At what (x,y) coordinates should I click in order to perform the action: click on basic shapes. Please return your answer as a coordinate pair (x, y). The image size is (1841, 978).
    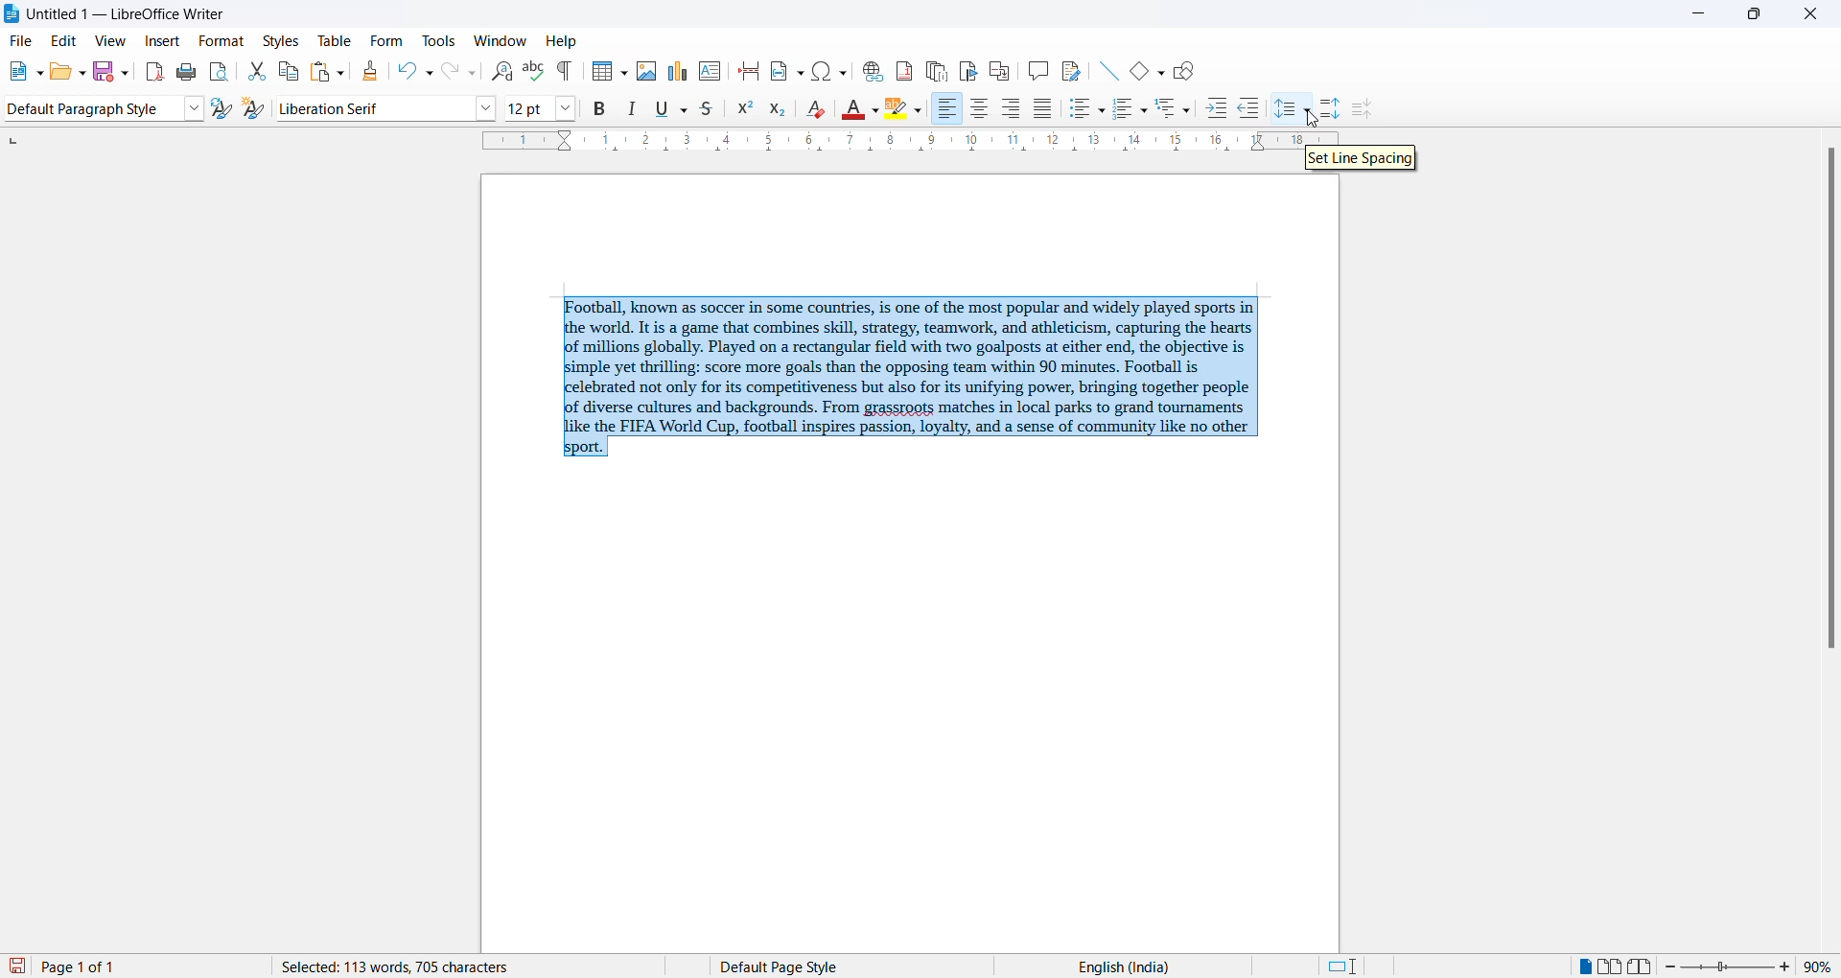
    Looking at the image, I should click on (1135, 73).